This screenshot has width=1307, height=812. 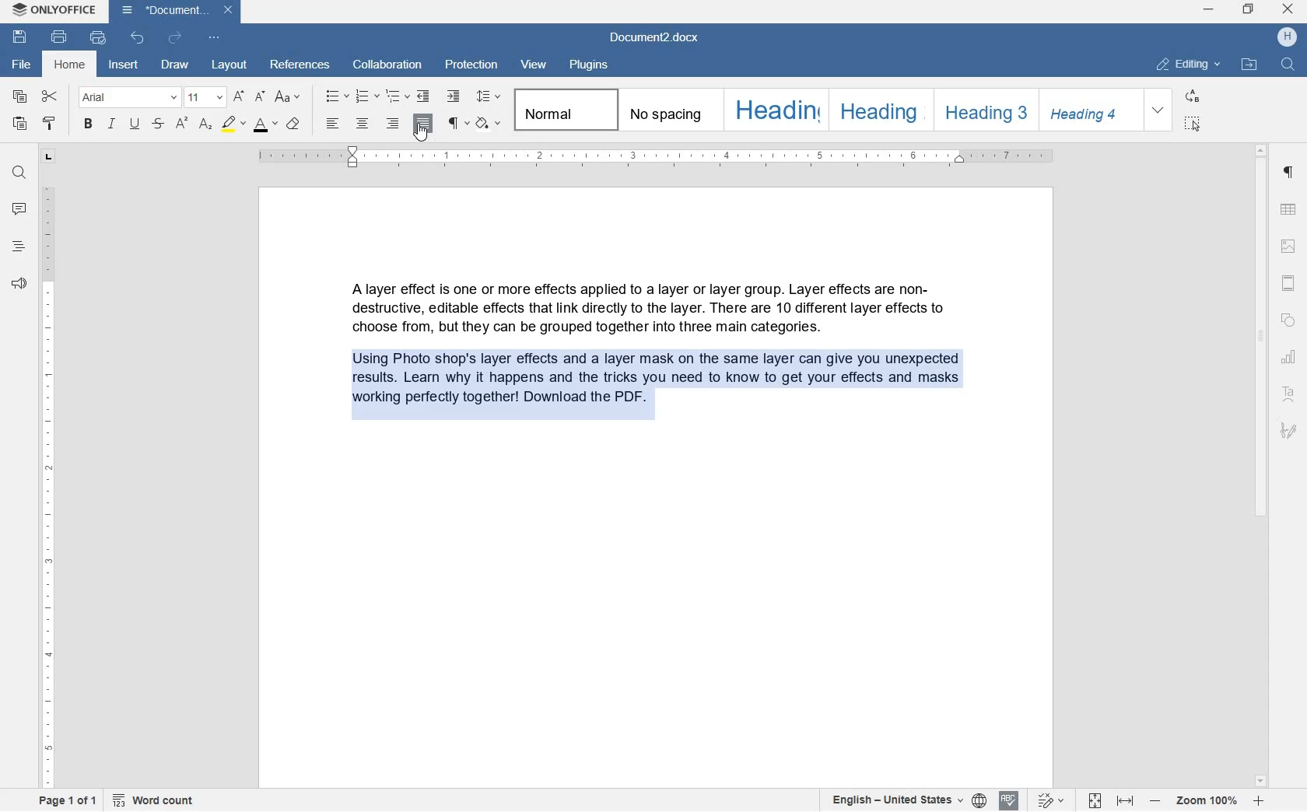 I want to click on CHART, so click(x=1288, y=357).